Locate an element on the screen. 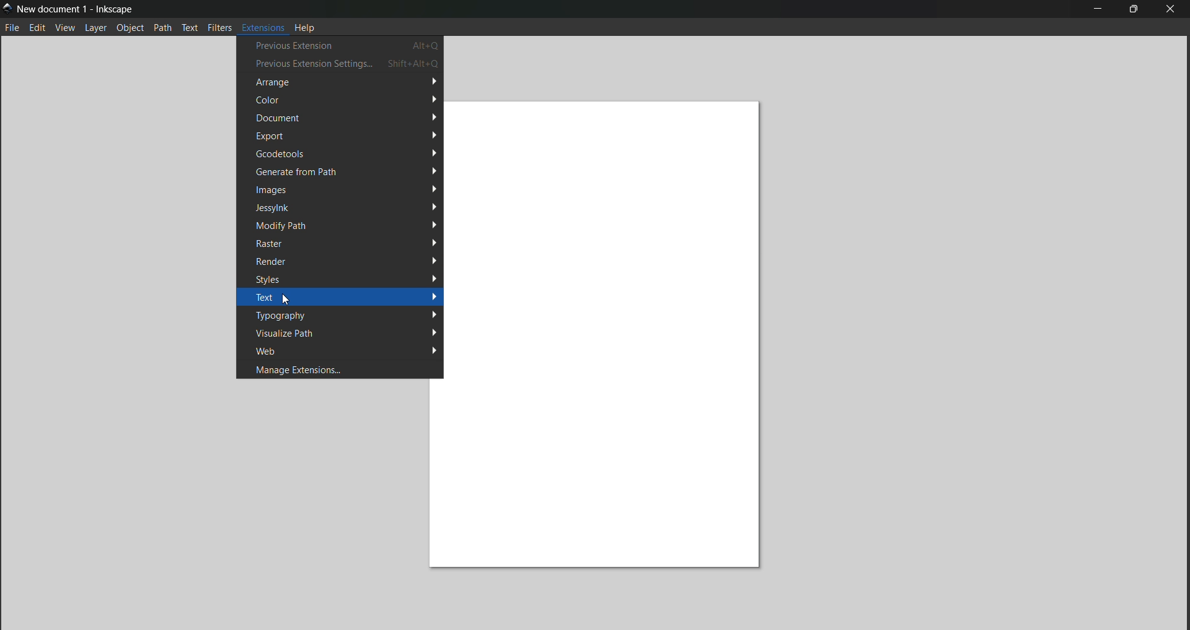 The height and width of the screenshot is (630, 1190). modify path is located at coordinates (345, 225).